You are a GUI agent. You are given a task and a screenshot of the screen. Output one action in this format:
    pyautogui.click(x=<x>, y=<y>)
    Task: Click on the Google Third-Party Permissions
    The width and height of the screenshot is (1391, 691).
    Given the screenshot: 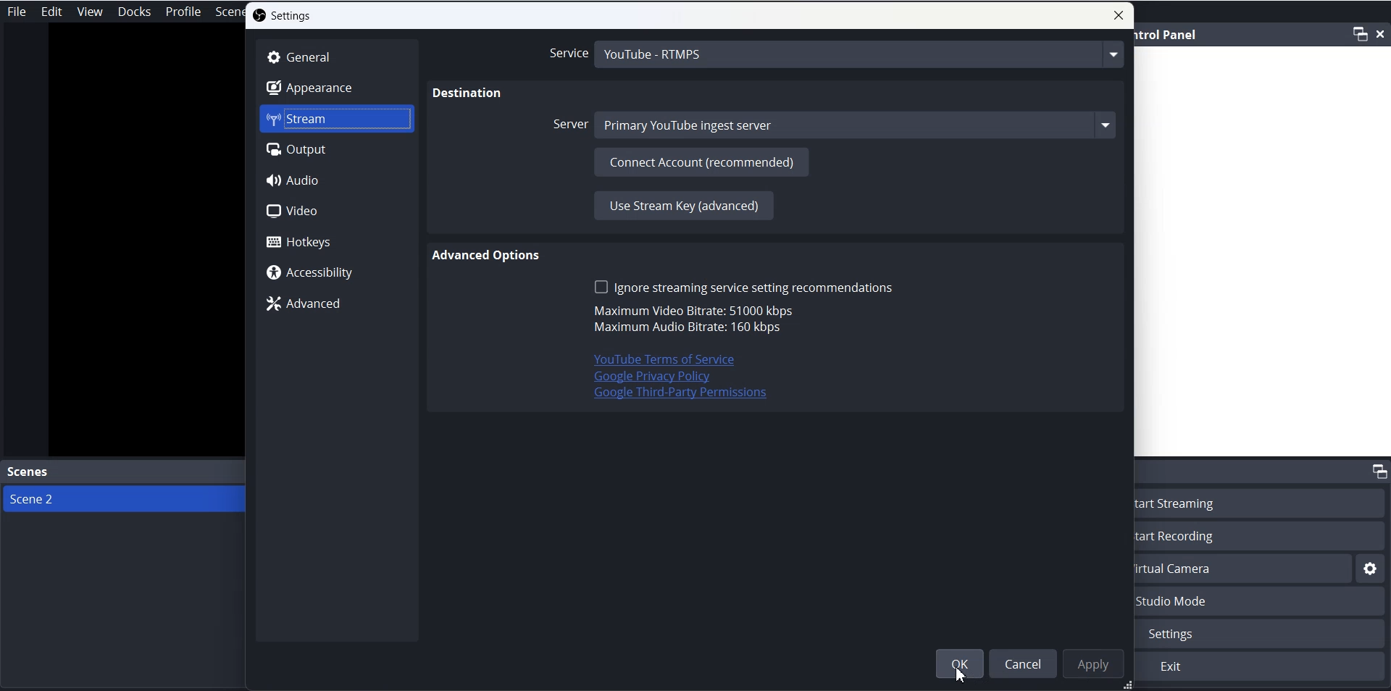 What is the action you would take?
    pyautogui.click(x=682, y=395)
    